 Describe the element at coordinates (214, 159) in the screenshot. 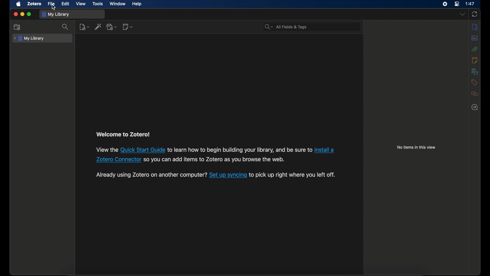

I see `so you can add items to Zotero as you browse the web.` at that location.